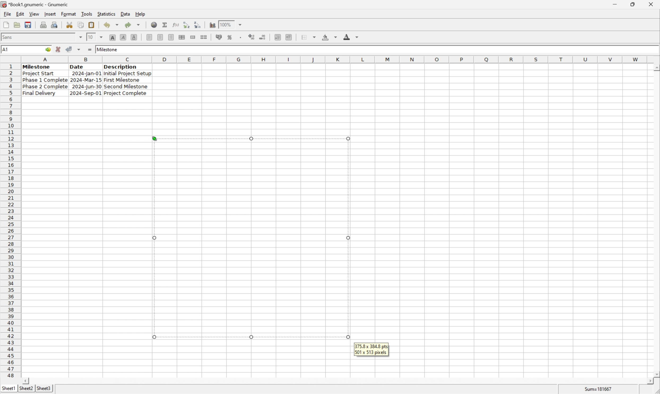 The image size is (660, 394). Describe the element at coordinates (134, 37) in the screenshot. I see `underline` at that location.